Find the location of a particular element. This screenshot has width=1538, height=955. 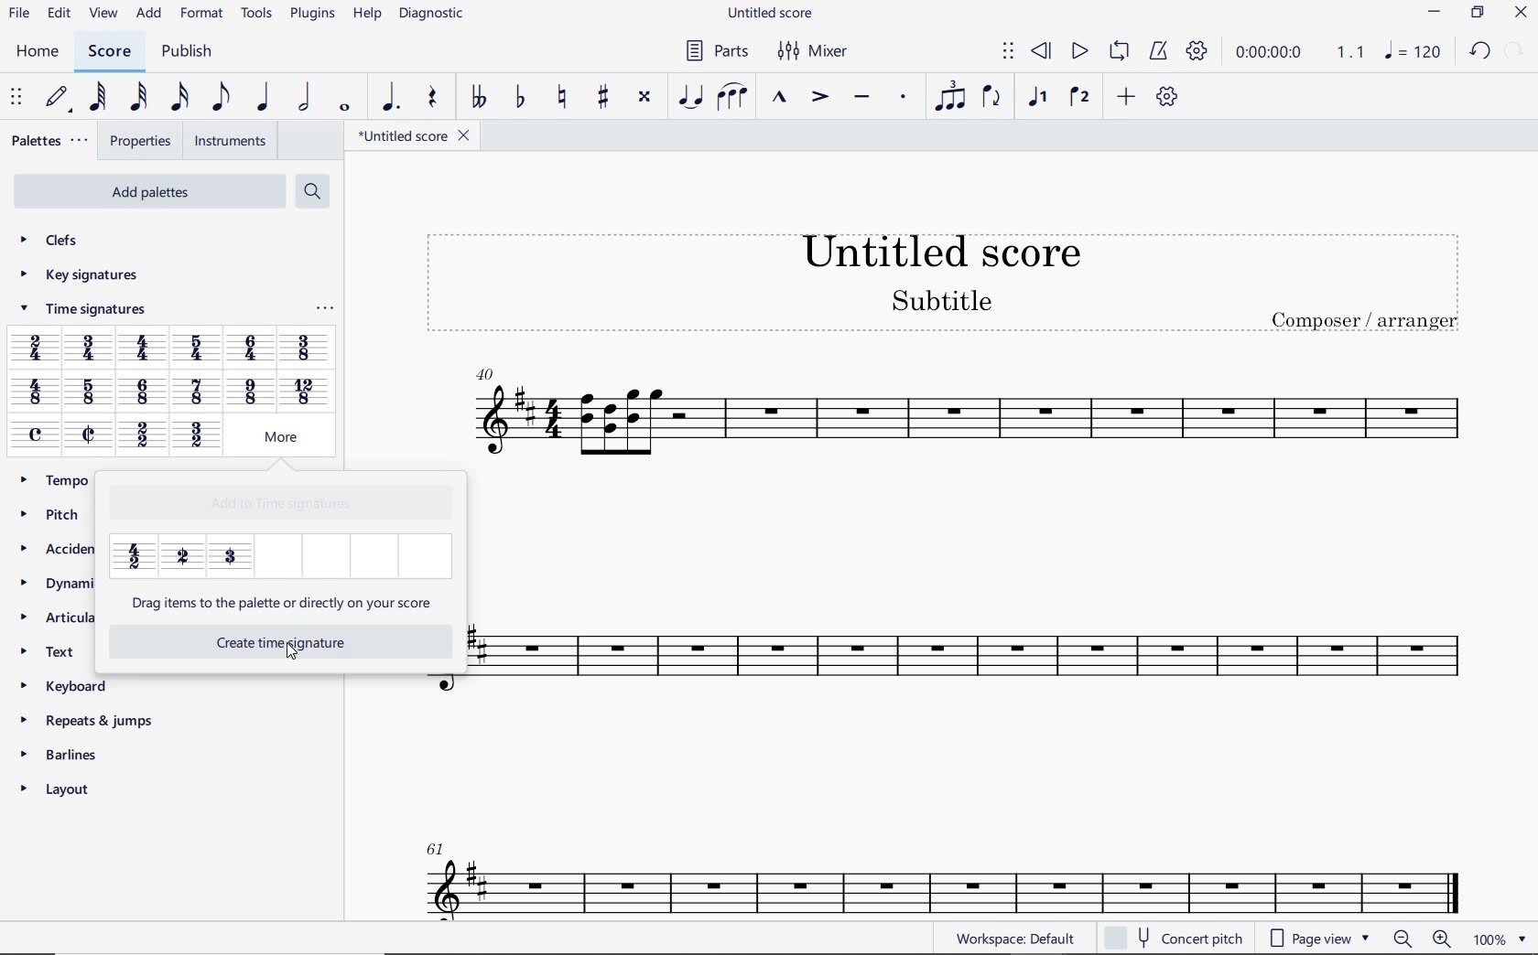

cursor is located at coordinates (287, 655).